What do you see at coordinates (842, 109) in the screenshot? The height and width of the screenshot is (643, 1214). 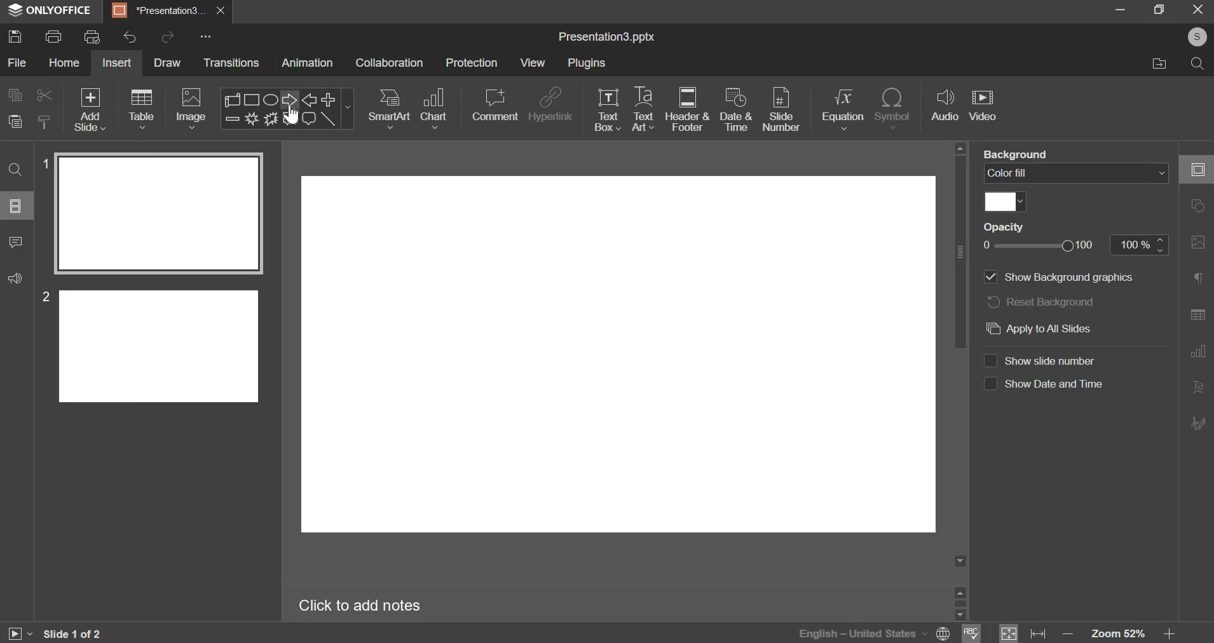 I see `equation` at bounding box center [842, 109].